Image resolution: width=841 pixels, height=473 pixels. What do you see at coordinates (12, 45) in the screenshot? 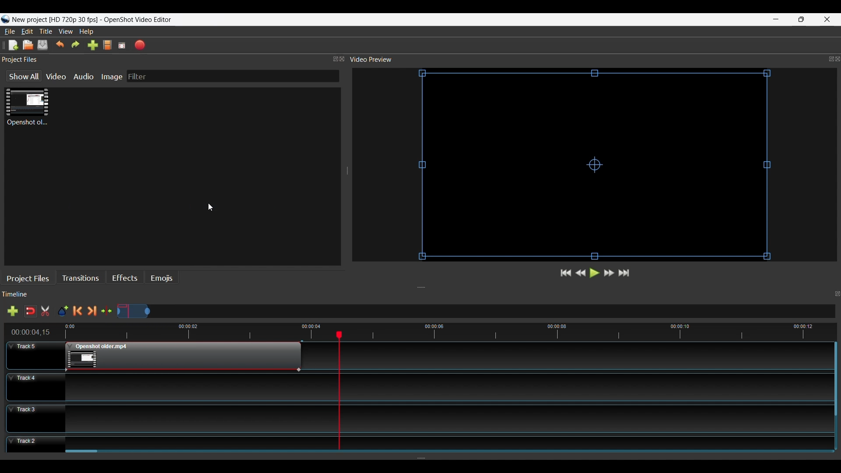
I see `New File` at bounding box center [12, 45].